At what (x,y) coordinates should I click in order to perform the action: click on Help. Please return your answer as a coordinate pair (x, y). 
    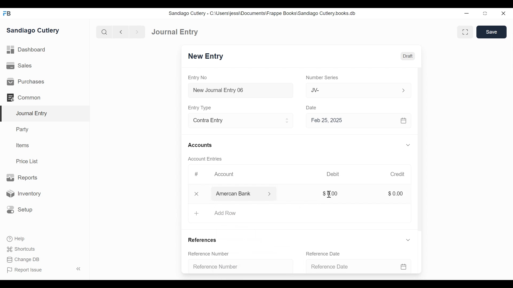
    Looking at the image, I should click on (15, 238).